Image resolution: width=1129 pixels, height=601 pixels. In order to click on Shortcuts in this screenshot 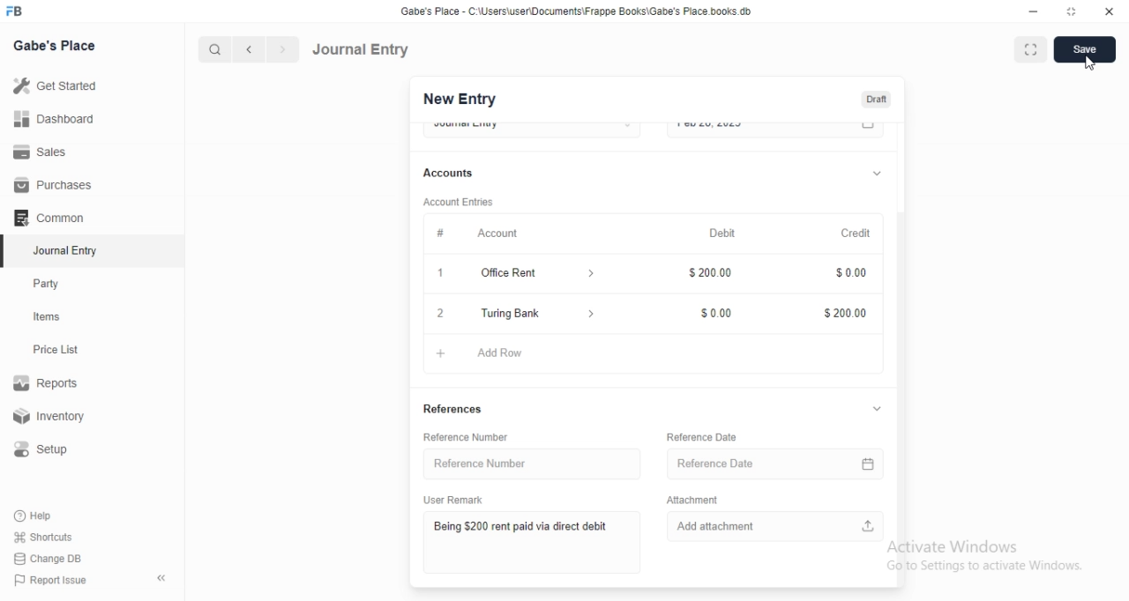, I will do `click(43, 536)`.